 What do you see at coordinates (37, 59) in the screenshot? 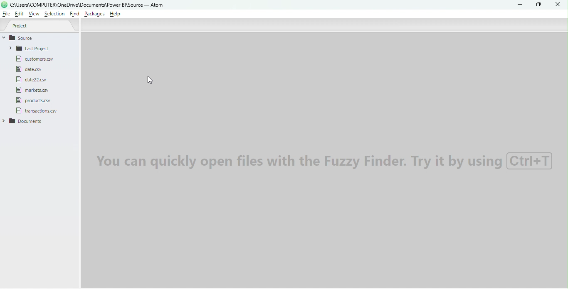
I see `File` at bounding box center [37, 59].